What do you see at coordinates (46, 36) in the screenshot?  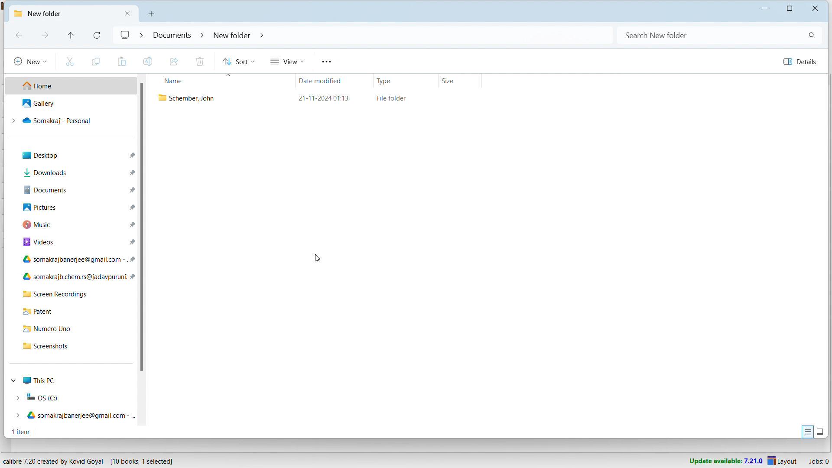 I see `forward` at bounding box center [46, 36].